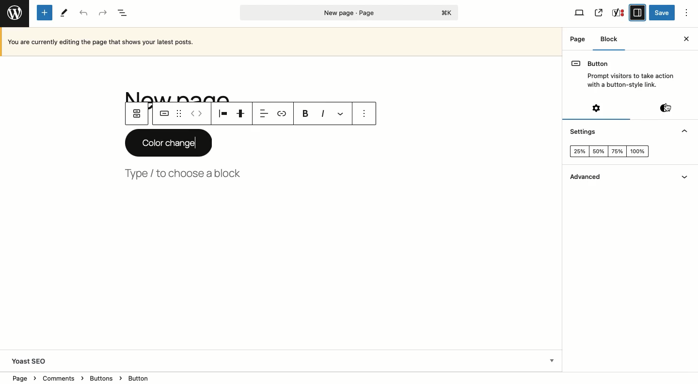  I want to click on Block, so click(609, 42).